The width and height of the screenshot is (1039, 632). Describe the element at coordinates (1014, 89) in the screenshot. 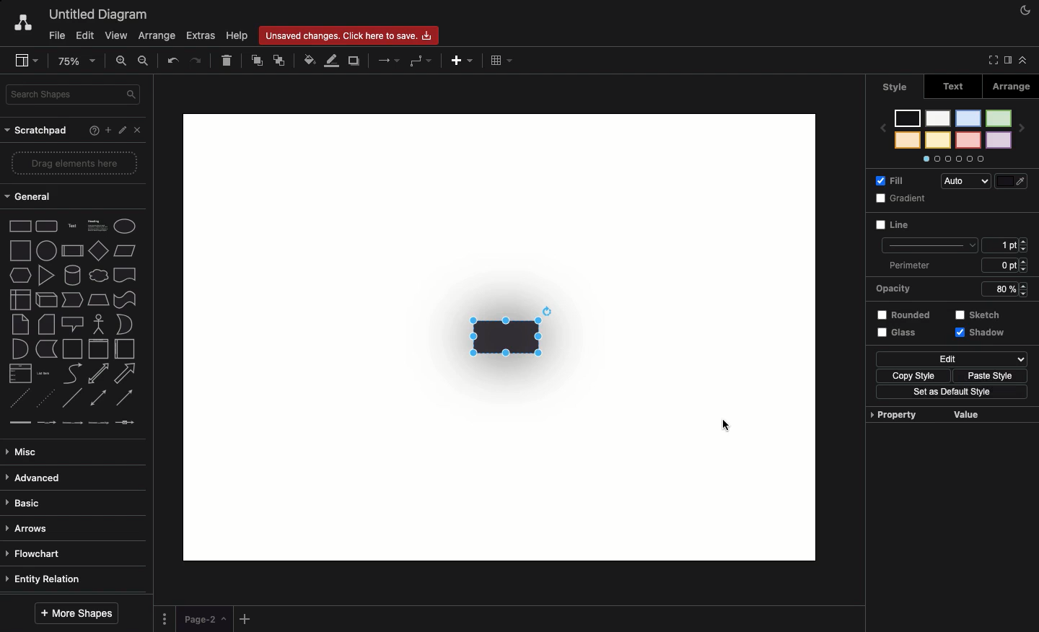

I see `Arrange` at that location.